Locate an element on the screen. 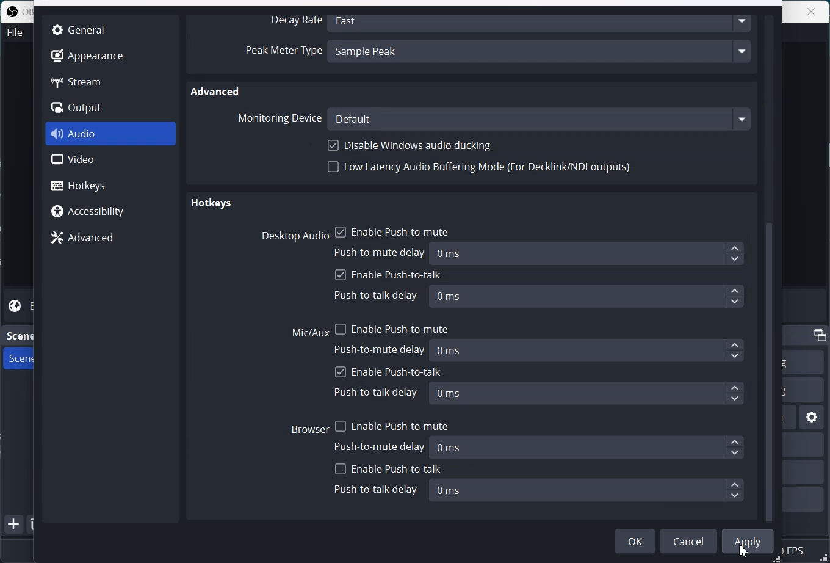  Audio is located at coordinates (111, 134).